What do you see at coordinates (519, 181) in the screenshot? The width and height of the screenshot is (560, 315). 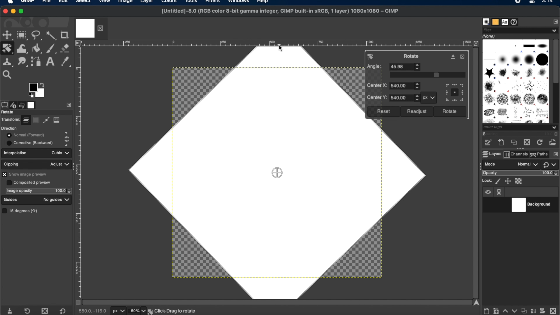 I see `lock alpha channel` at bounding box center [519, 181].